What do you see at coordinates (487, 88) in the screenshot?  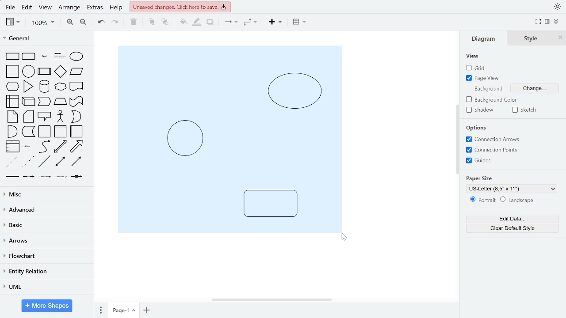 I see `background` at bounding box center [487, 88].